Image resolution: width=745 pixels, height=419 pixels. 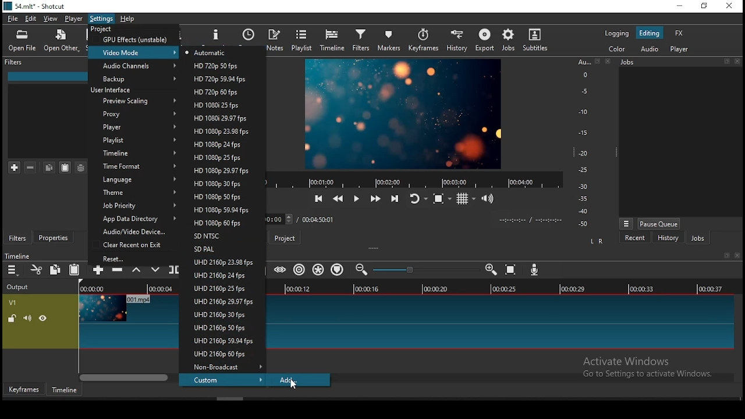 I want to click on timeline menu, so click(x=14, y=270).